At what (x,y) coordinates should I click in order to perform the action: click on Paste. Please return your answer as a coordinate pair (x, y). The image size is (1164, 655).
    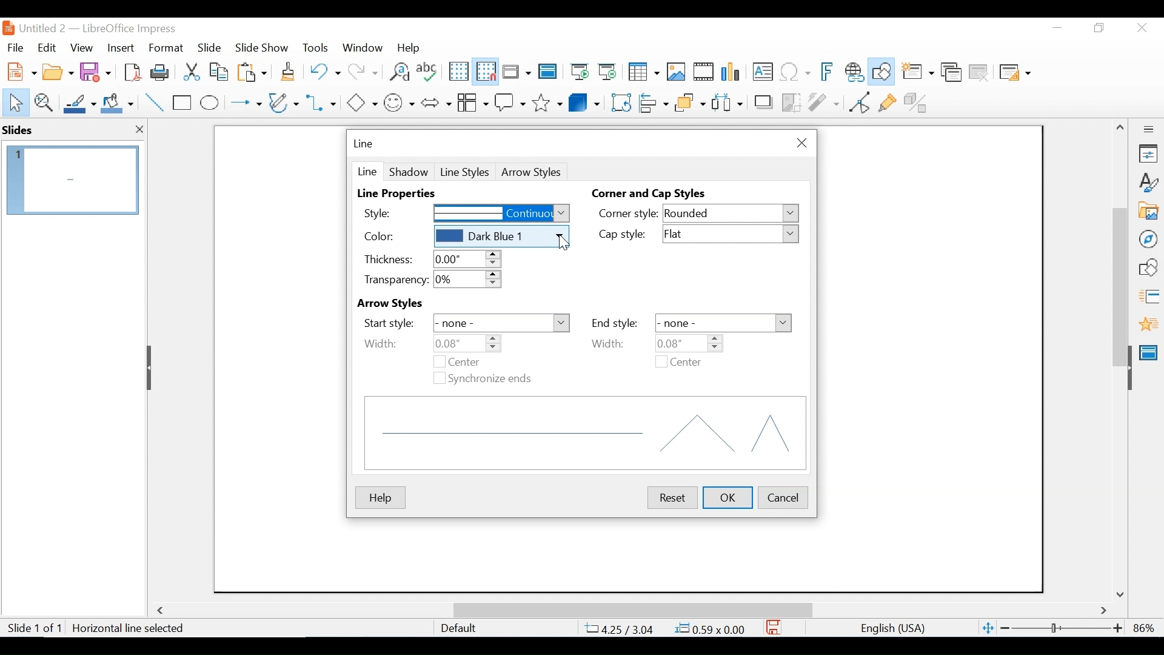
    Looking at the image, I should click on (255, 72).